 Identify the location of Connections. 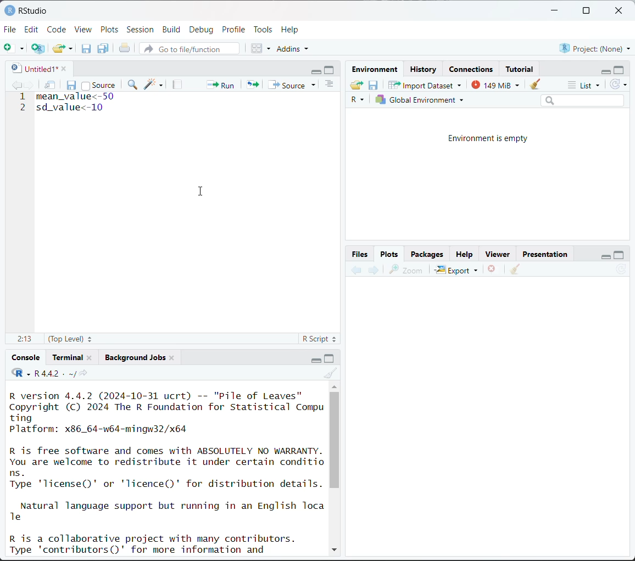
(472, 69).